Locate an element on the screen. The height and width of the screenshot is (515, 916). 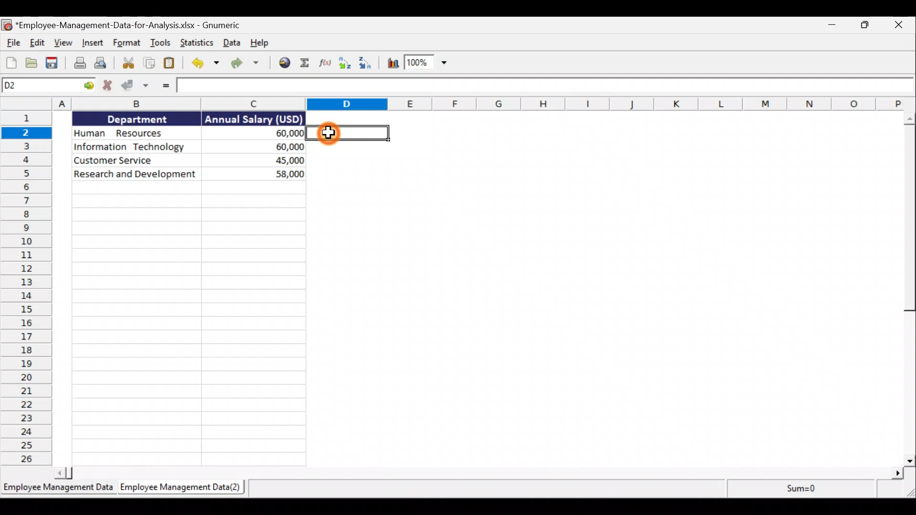
Format is located at coordinates (126, 43).